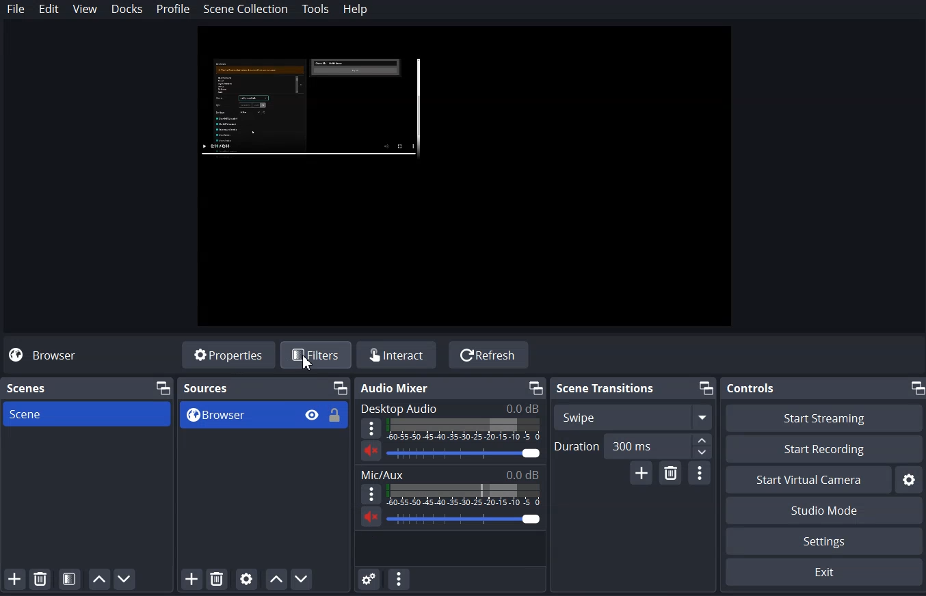  What do you see at coordinates (86, 414) in the screenshot?
I see `Scene` at bounding box center [86, 414].